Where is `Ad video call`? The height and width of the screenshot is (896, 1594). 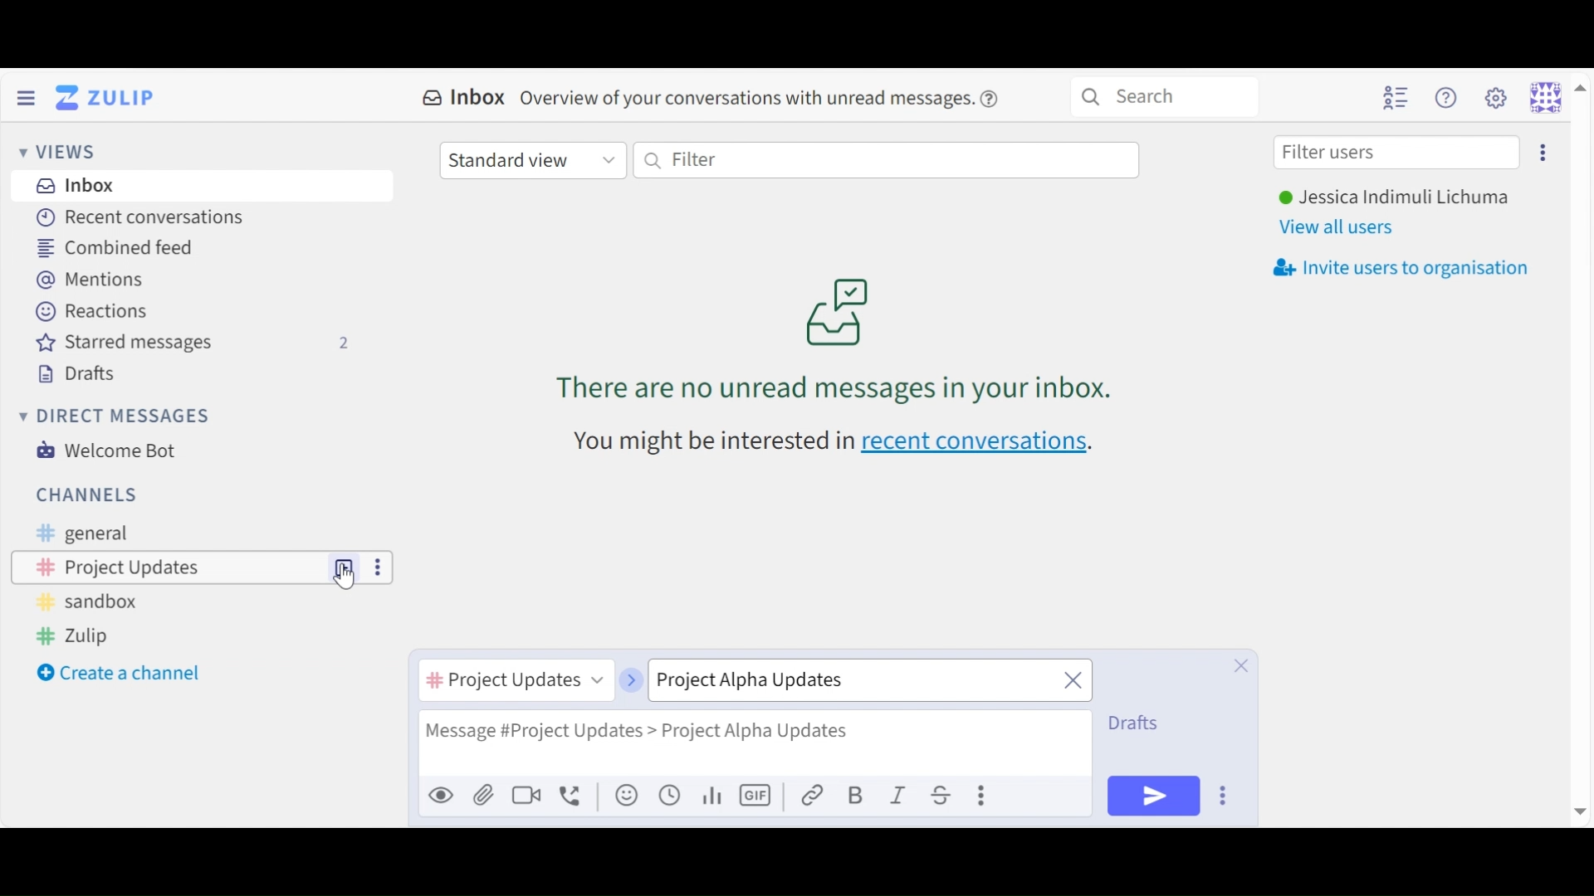
Ad video call is located at coordinates (526, 794).